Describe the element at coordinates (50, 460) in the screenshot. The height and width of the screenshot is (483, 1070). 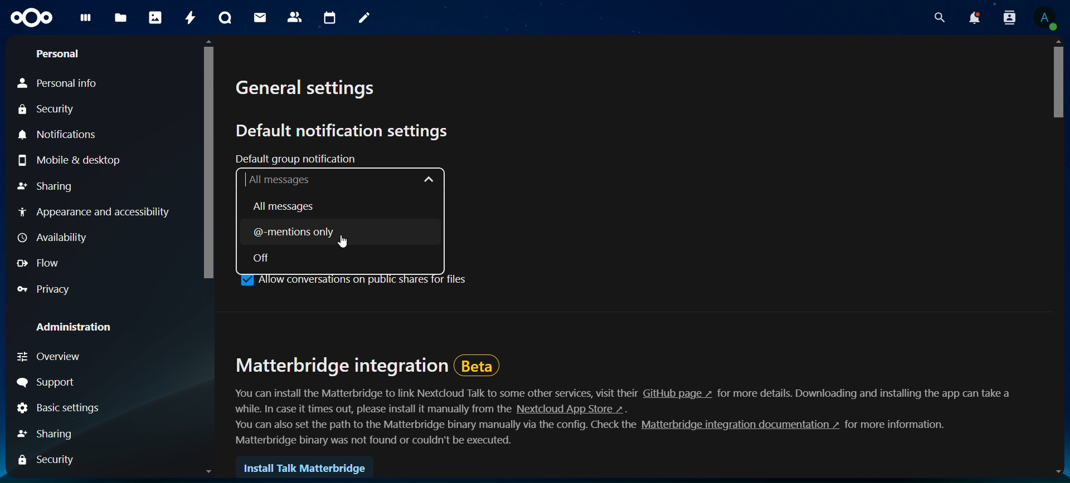
I see `security` at that location.